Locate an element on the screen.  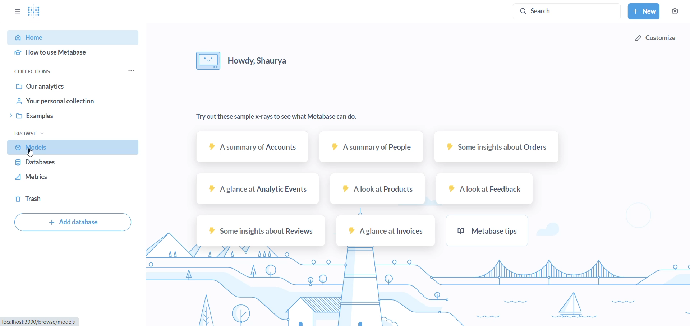
A summary of people sample is located at coordinates (373, 148).